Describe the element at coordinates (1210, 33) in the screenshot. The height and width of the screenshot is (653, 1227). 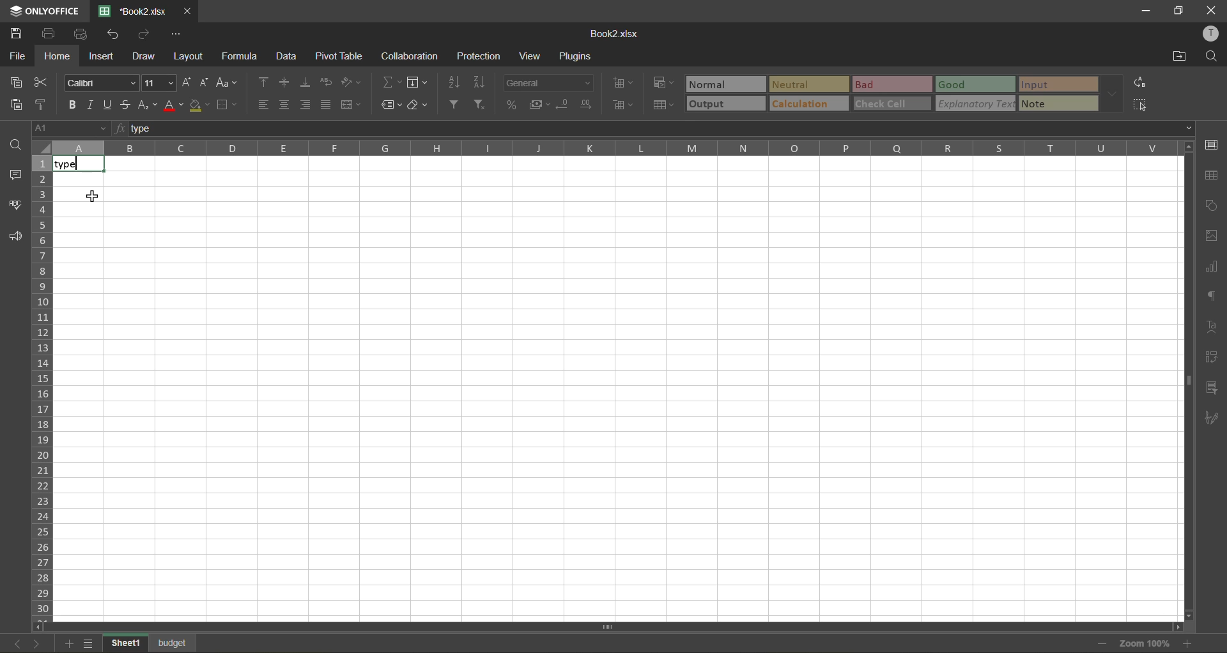
I see `profile` at that location.